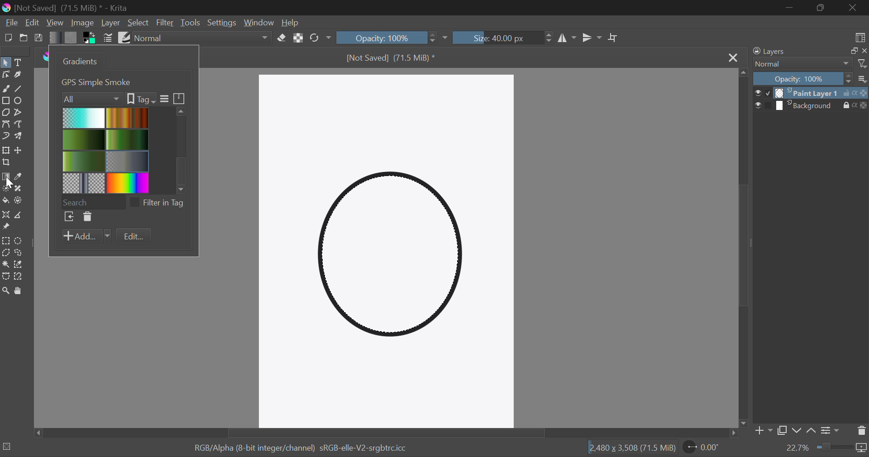  I want to click on Opacity, so click(387, 38).